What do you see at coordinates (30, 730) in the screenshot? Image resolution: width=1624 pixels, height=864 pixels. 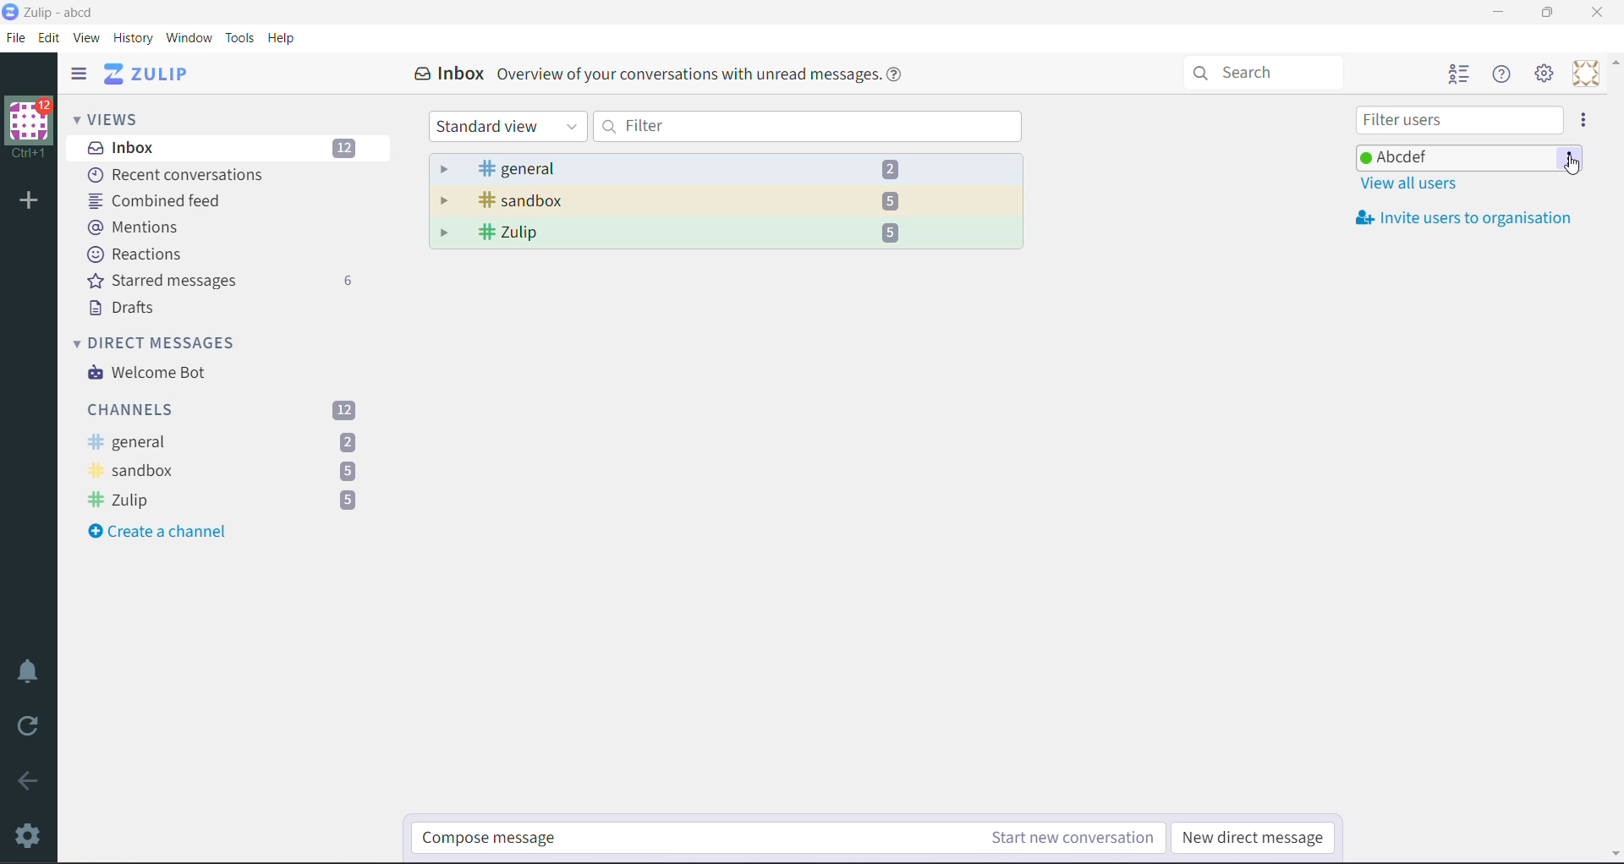 I see `Reload` at bounding box center [30, 730].